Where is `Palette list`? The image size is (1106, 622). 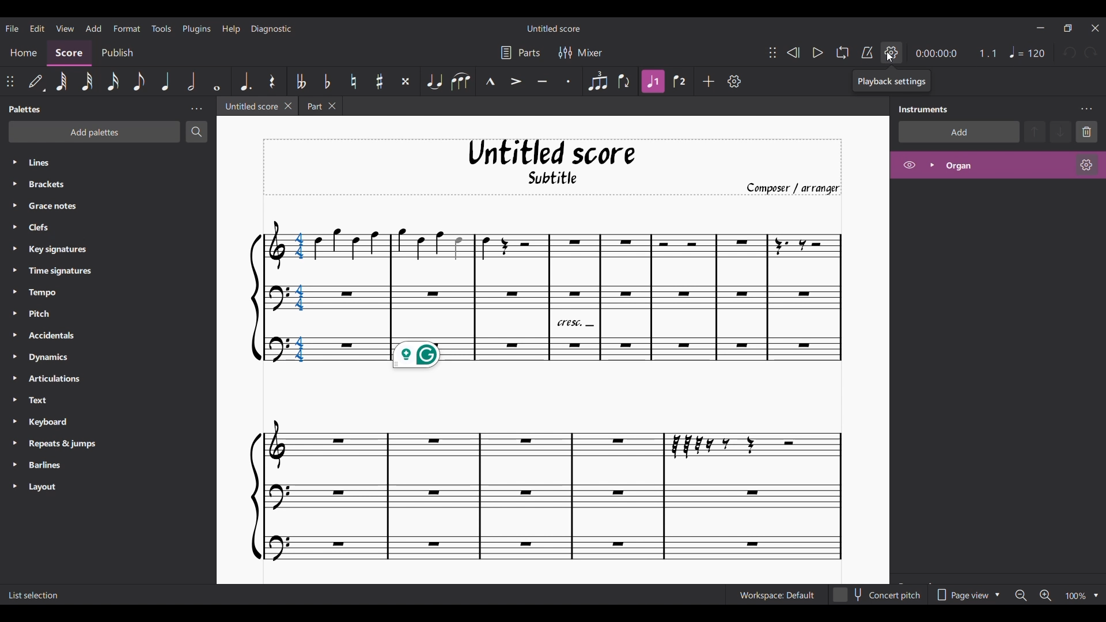
Palette list is located at coordinates (119, 324).